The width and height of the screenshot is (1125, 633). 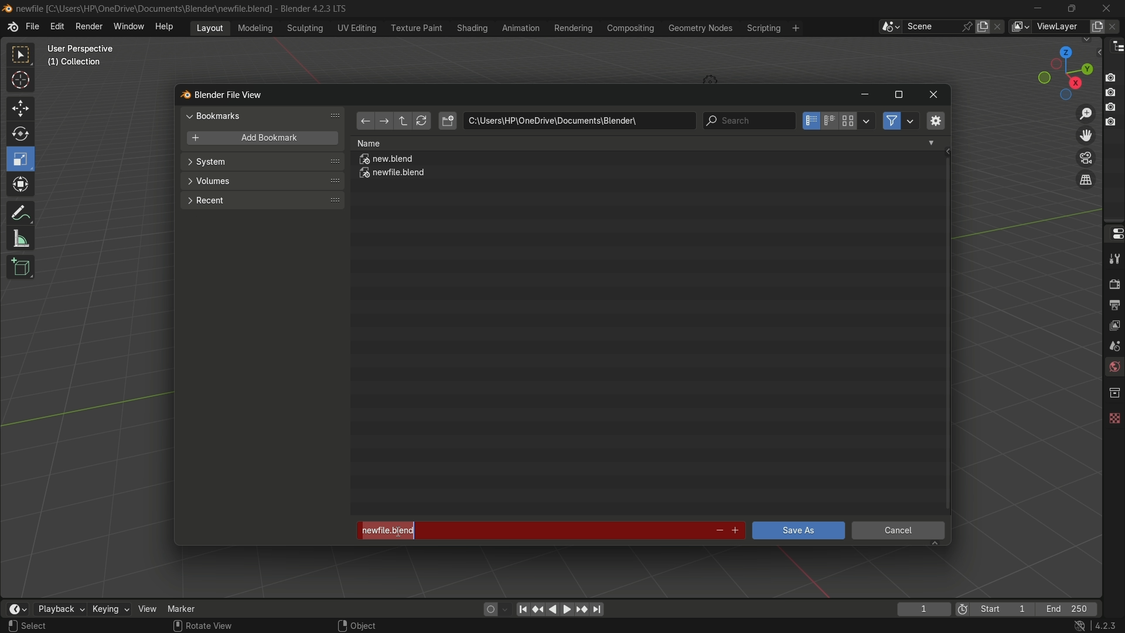 I want to click on horizontal list, so click(x=829, y=121).